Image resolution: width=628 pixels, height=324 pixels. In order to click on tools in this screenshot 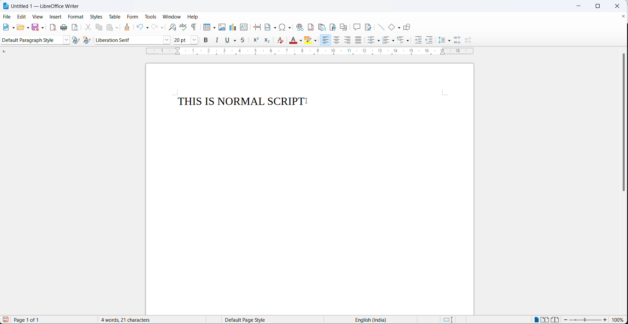, I will do `click(150, 17)`.